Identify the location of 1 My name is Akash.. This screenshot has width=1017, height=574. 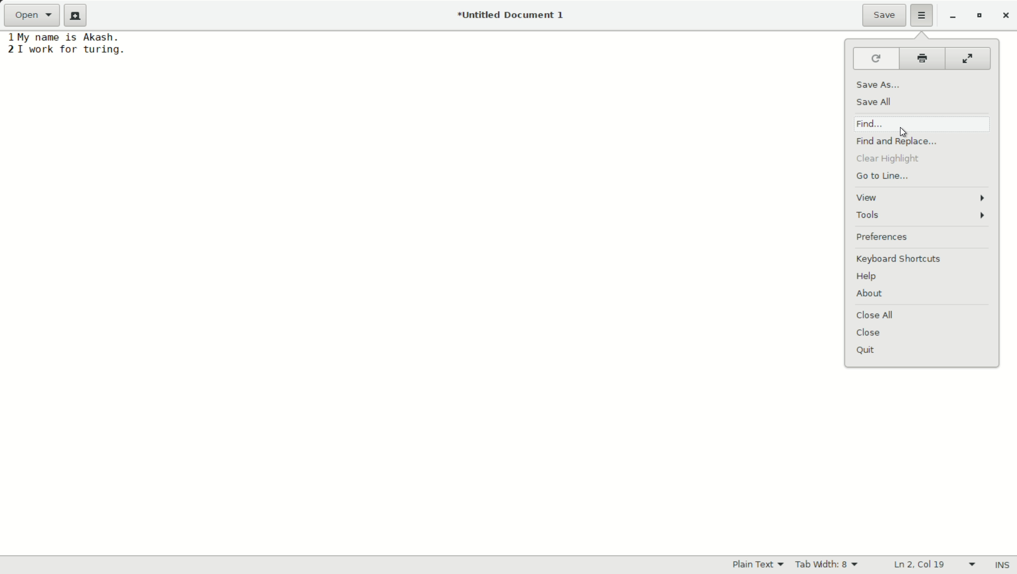
(63, 37).